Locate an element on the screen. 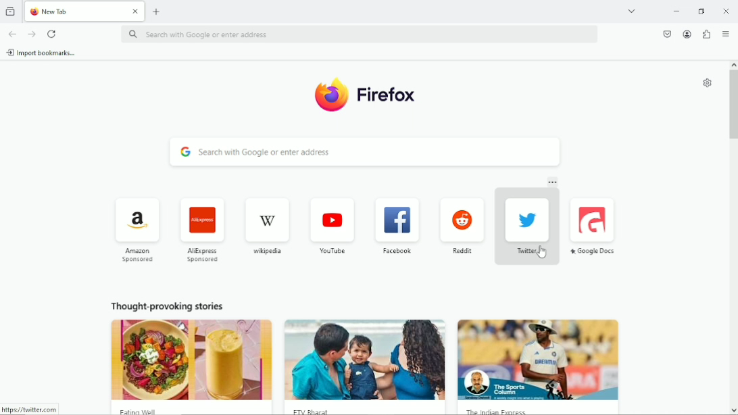 Image resolution: width=738 pixels, height=415 pixels. More is located at coordinates (553, 183).